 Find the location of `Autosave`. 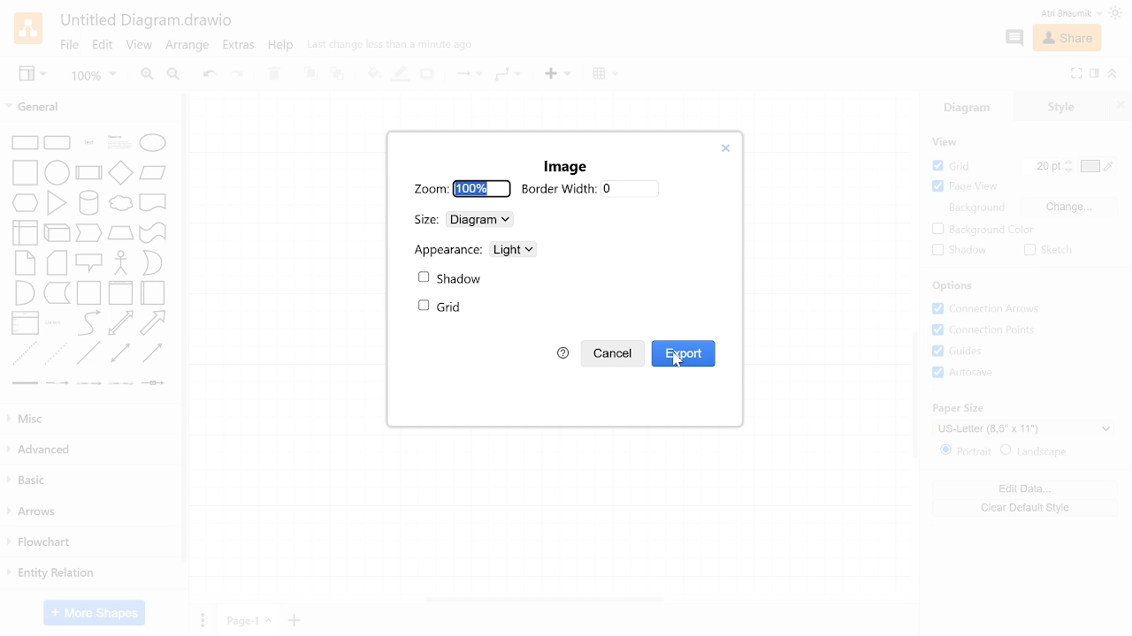

Autosave is located at coordinates (992, 374).